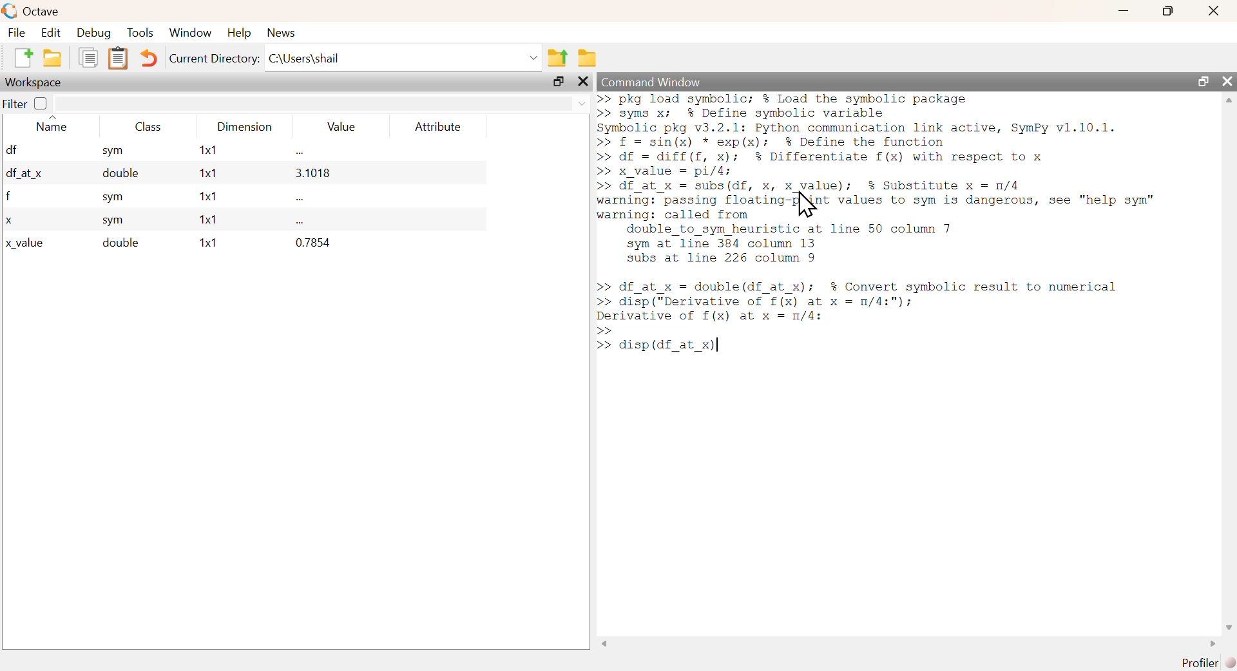  What do you see at coordinates (313, 173) in the screenshot?
I see `3.1018` at bounding box center [313, 173].